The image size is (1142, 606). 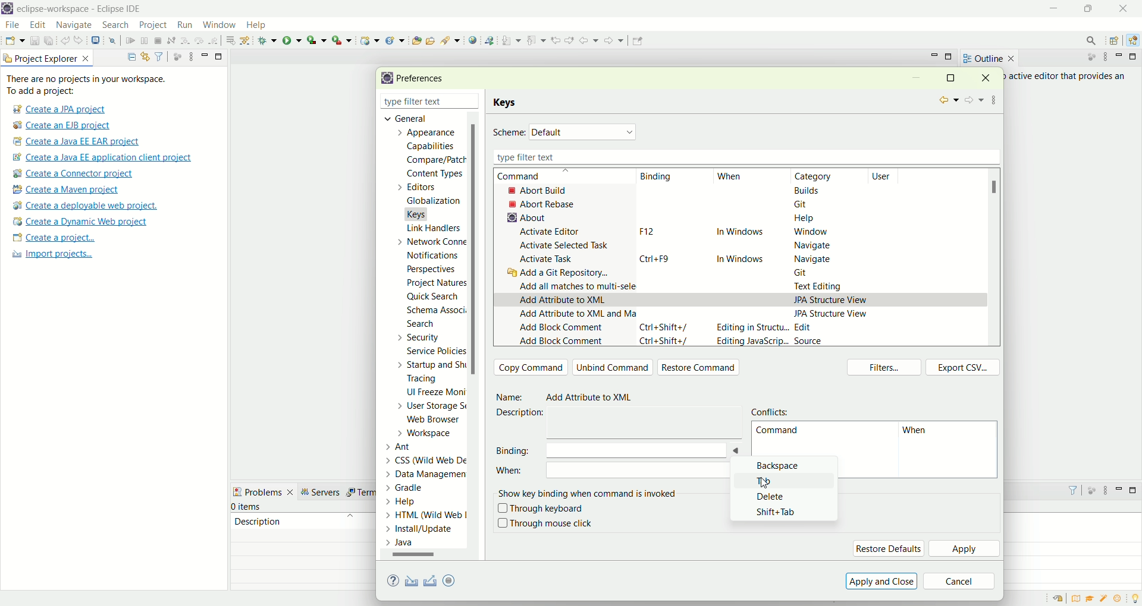 What do you see at coordinates (808, 190) in the screenshot?
I see `builds` at bounding box center [808, 190].